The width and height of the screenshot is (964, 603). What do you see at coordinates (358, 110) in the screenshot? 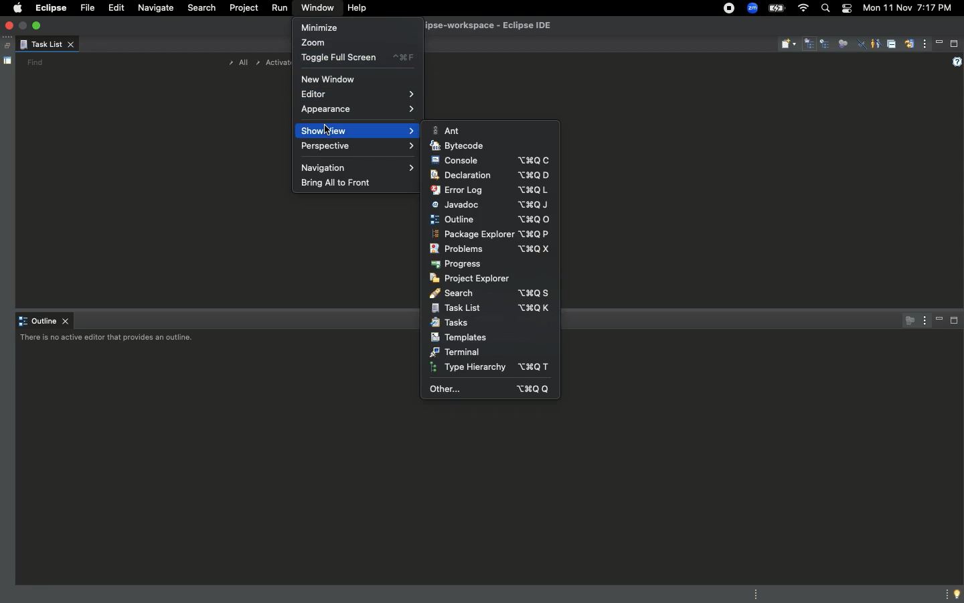
I see `Appearance` at bounding box center [358, 110].